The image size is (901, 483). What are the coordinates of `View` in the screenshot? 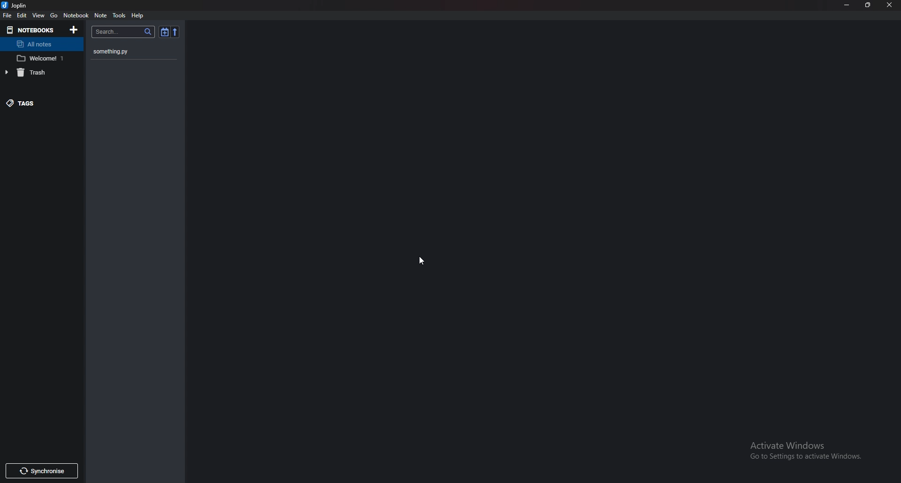 It's located at (38, 16).